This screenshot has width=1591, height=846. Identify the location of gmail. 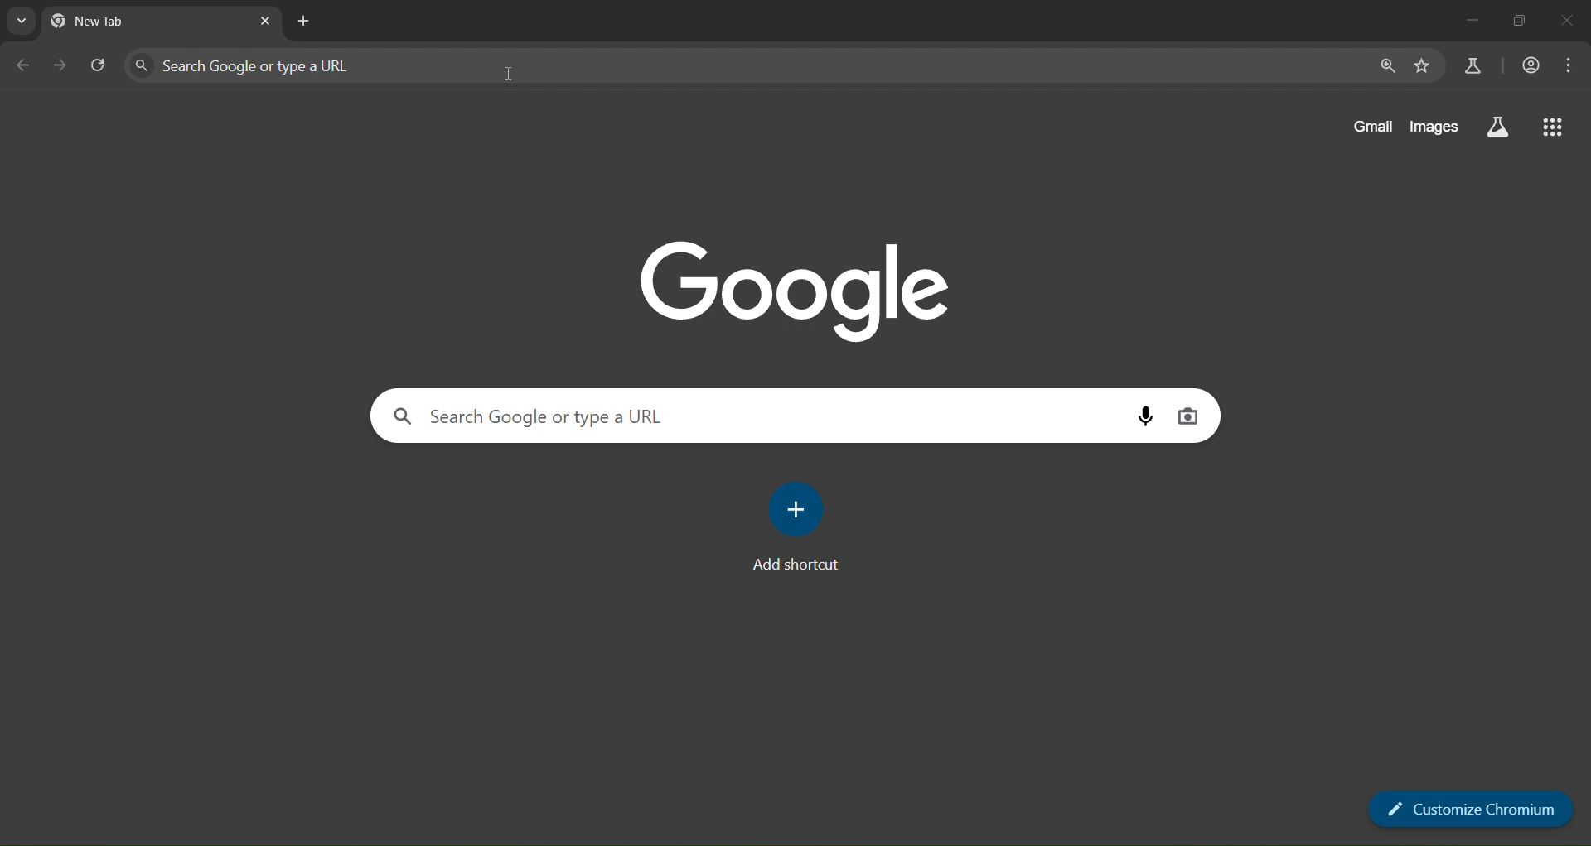
(1373, 124).